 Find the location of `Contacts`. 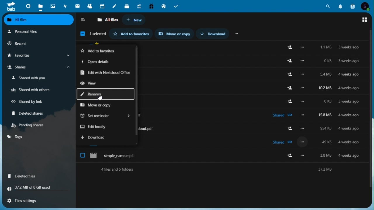

Contacts is located at coordinates (353, 6).